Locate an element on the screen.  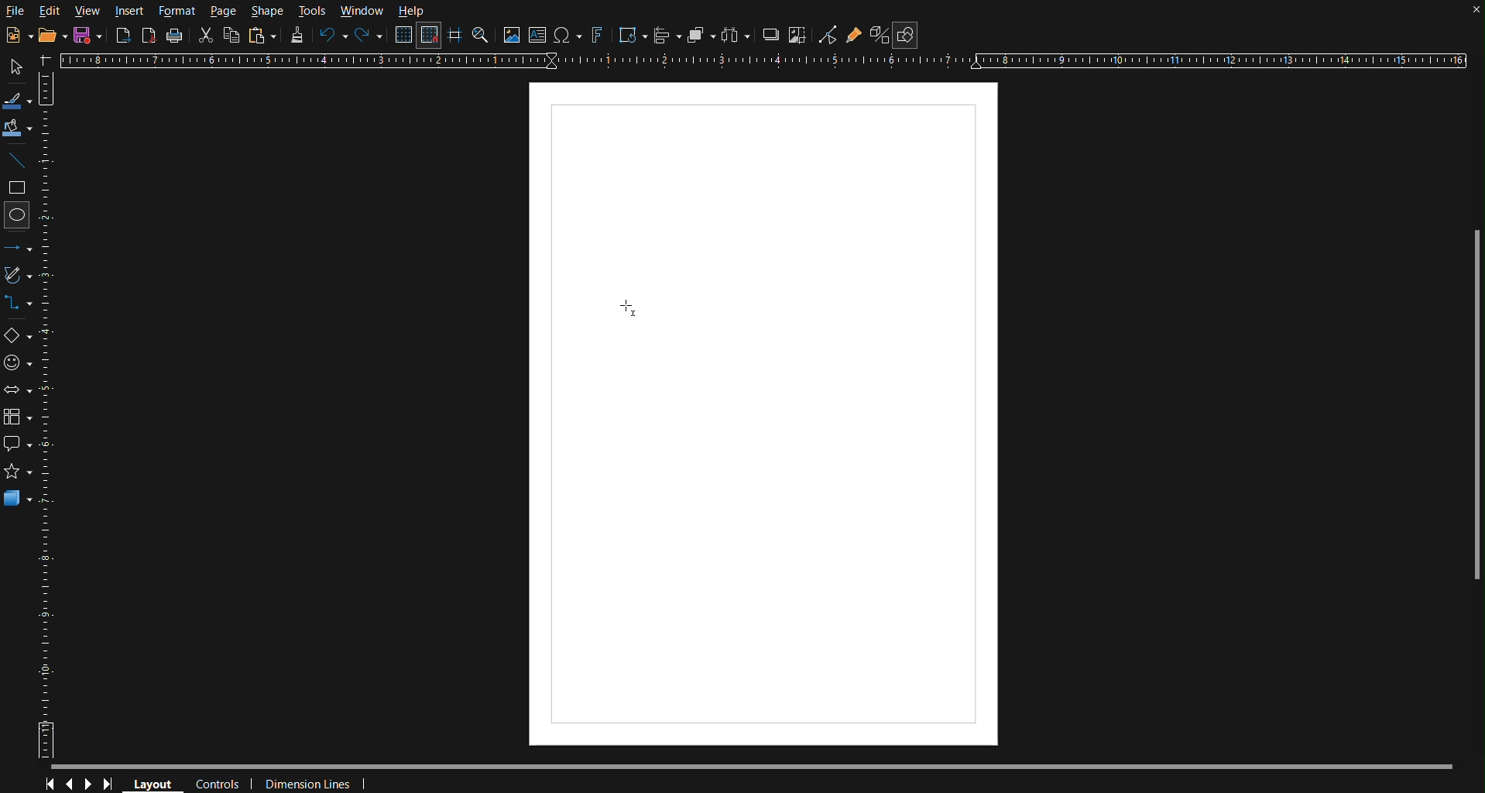
Connectors is located at coordinates (19, 303).